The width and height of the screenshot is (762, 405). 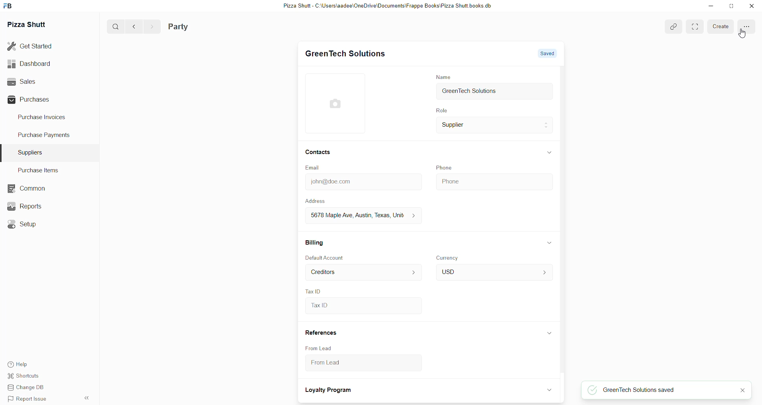 I want to click on fullscreen, so click(x=695, y=26).